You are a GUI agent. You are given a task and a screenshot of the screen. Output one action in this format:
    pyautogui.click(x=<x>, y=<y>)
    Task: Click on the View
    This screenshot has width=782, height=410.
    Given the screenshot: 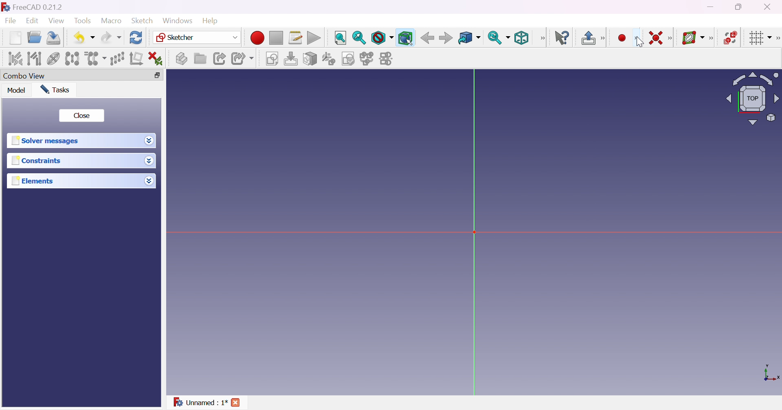 What is the action you would take?
    pyautogui.click(x=57, y=20)
    